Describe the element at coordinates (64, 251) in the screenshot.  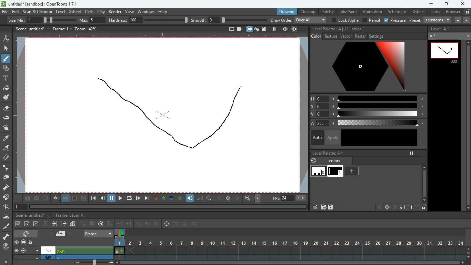
I see `Col1` at that location.